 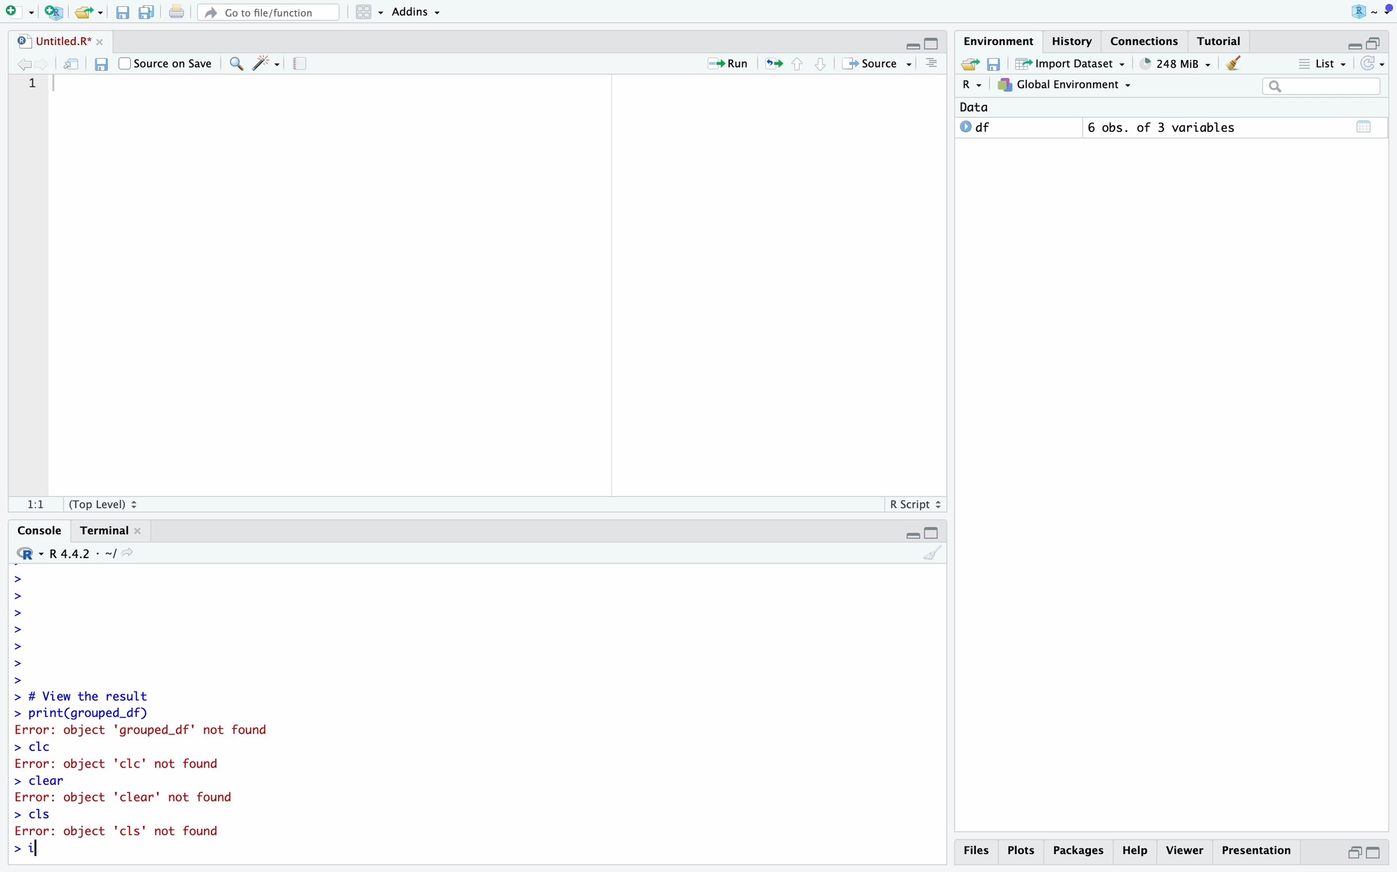 What do you see at coordinates (933, 63) in the screenshot?
I see `Outlines` at bounding box center [933, 63].